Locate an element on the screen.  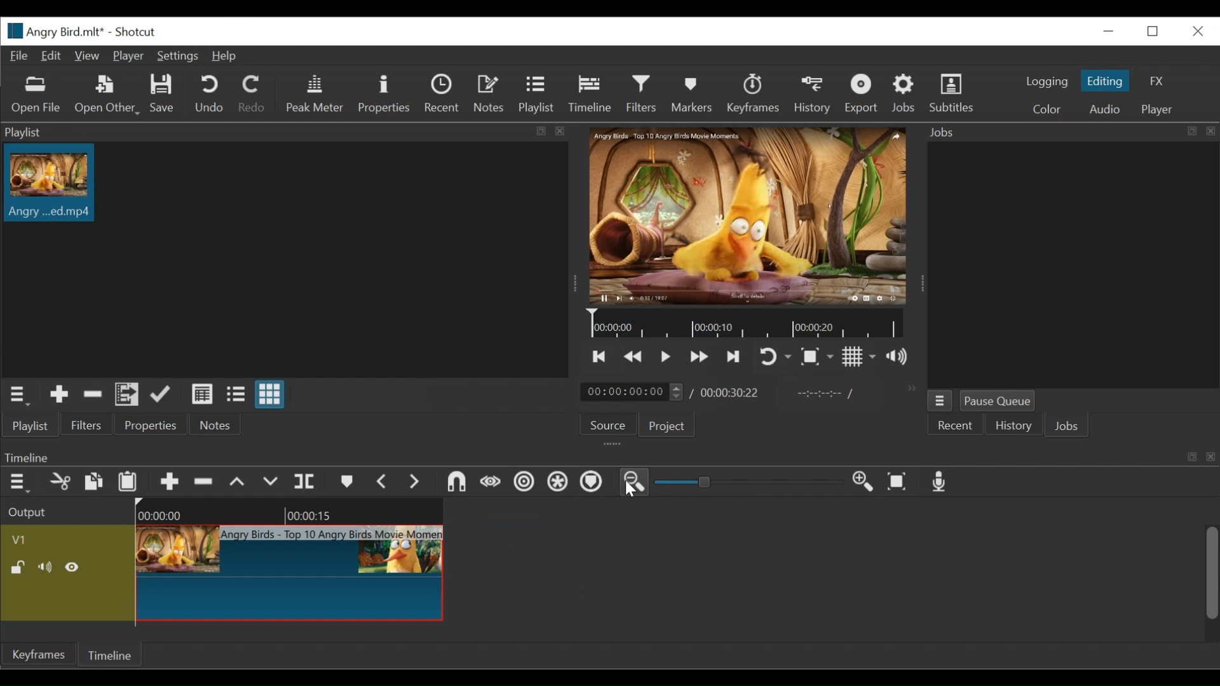
Shotcut is located at coordinates (135, 32).